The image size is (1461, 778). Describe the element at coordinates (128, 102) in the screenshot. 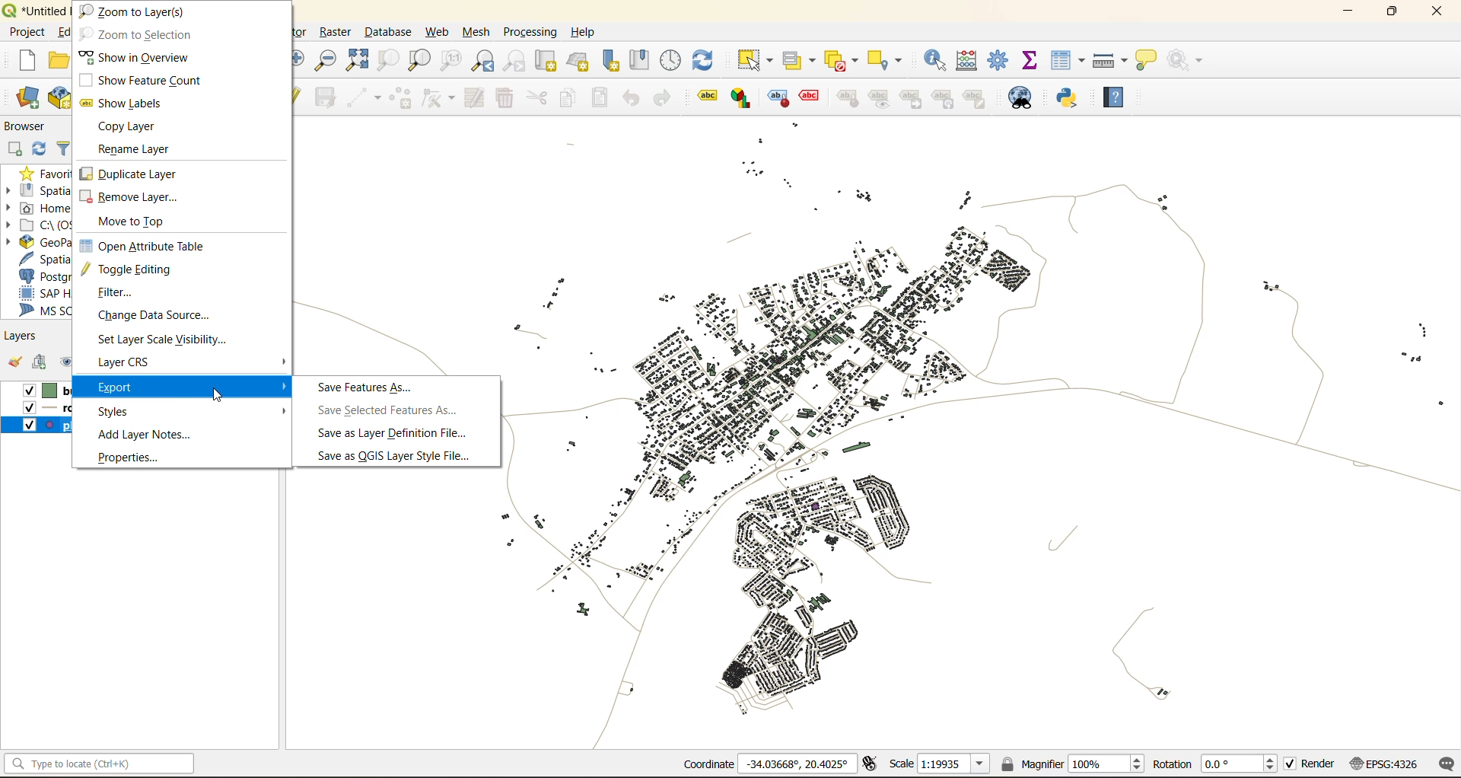

I see `show labels` at that location.